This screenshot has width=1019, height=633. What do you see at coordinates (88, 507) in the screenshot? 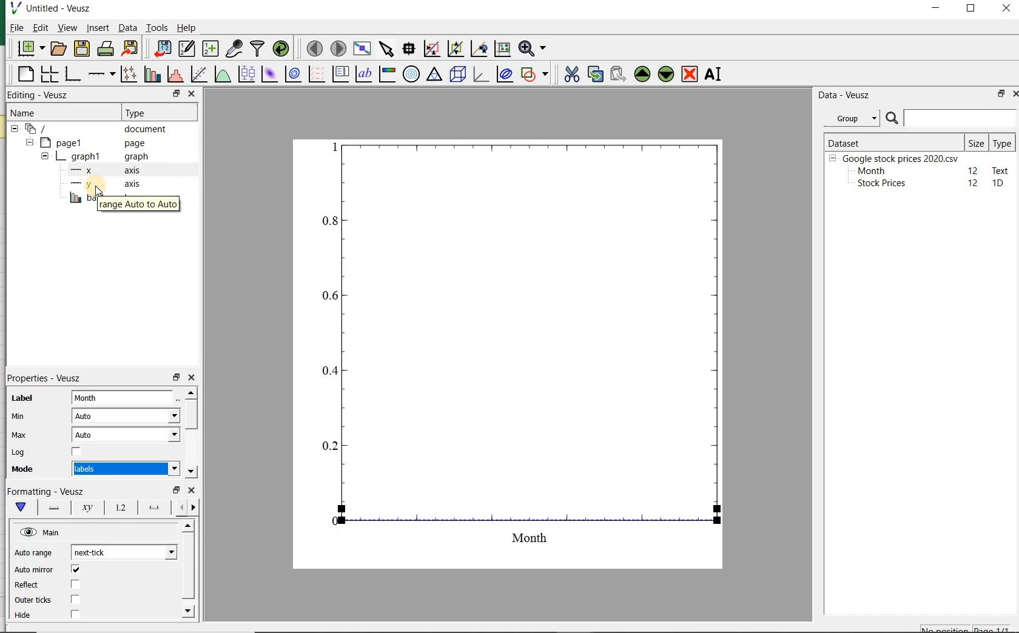
I see `axis label` at bounding box center [88, 507].